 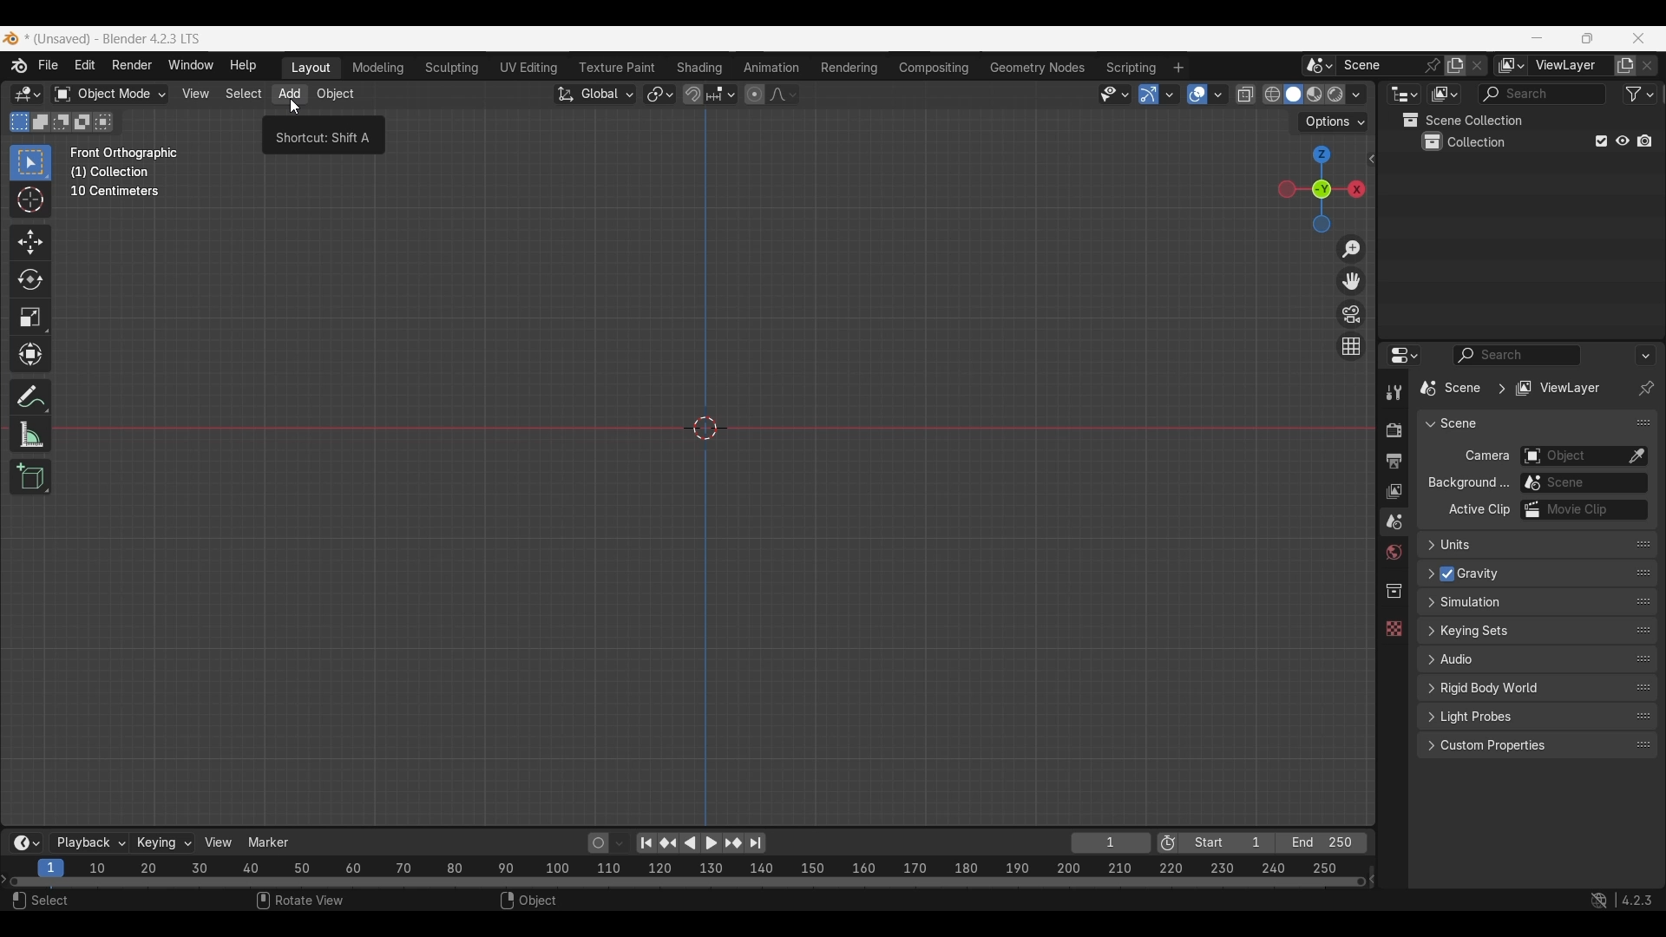 What do you see at coordinates (1373, 878) in the screenshot?
I see `Decrease frames space` at bounding box center [1373, 878].